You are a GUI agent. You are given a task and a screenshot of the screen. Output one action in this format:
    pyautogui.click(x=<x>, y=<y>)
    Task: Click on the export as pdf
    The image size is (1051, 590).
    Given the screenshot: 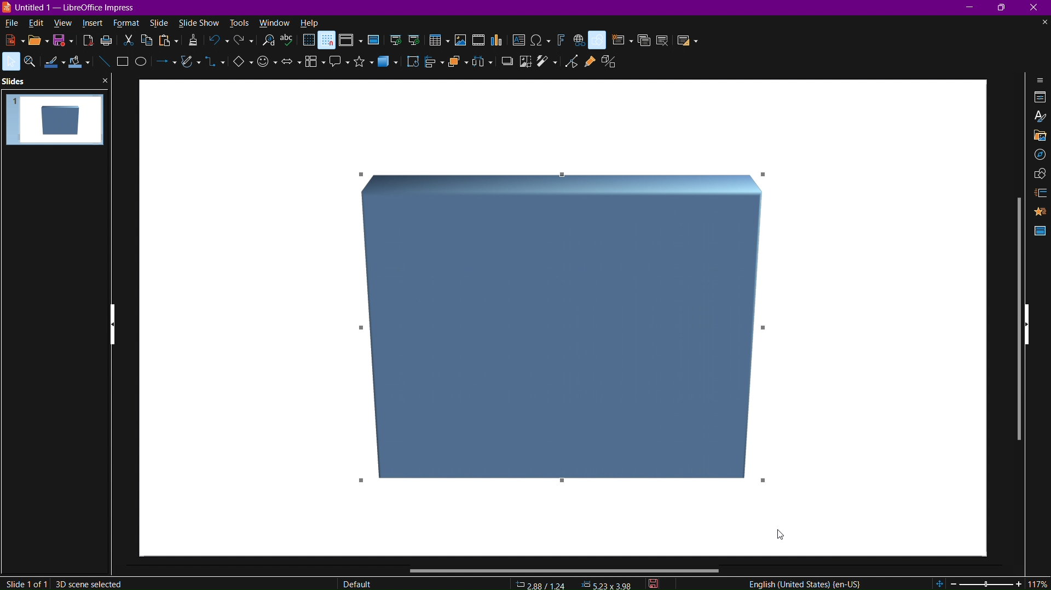 What is the action you would take?
    pyautogui.click(x=87, y=43)
    